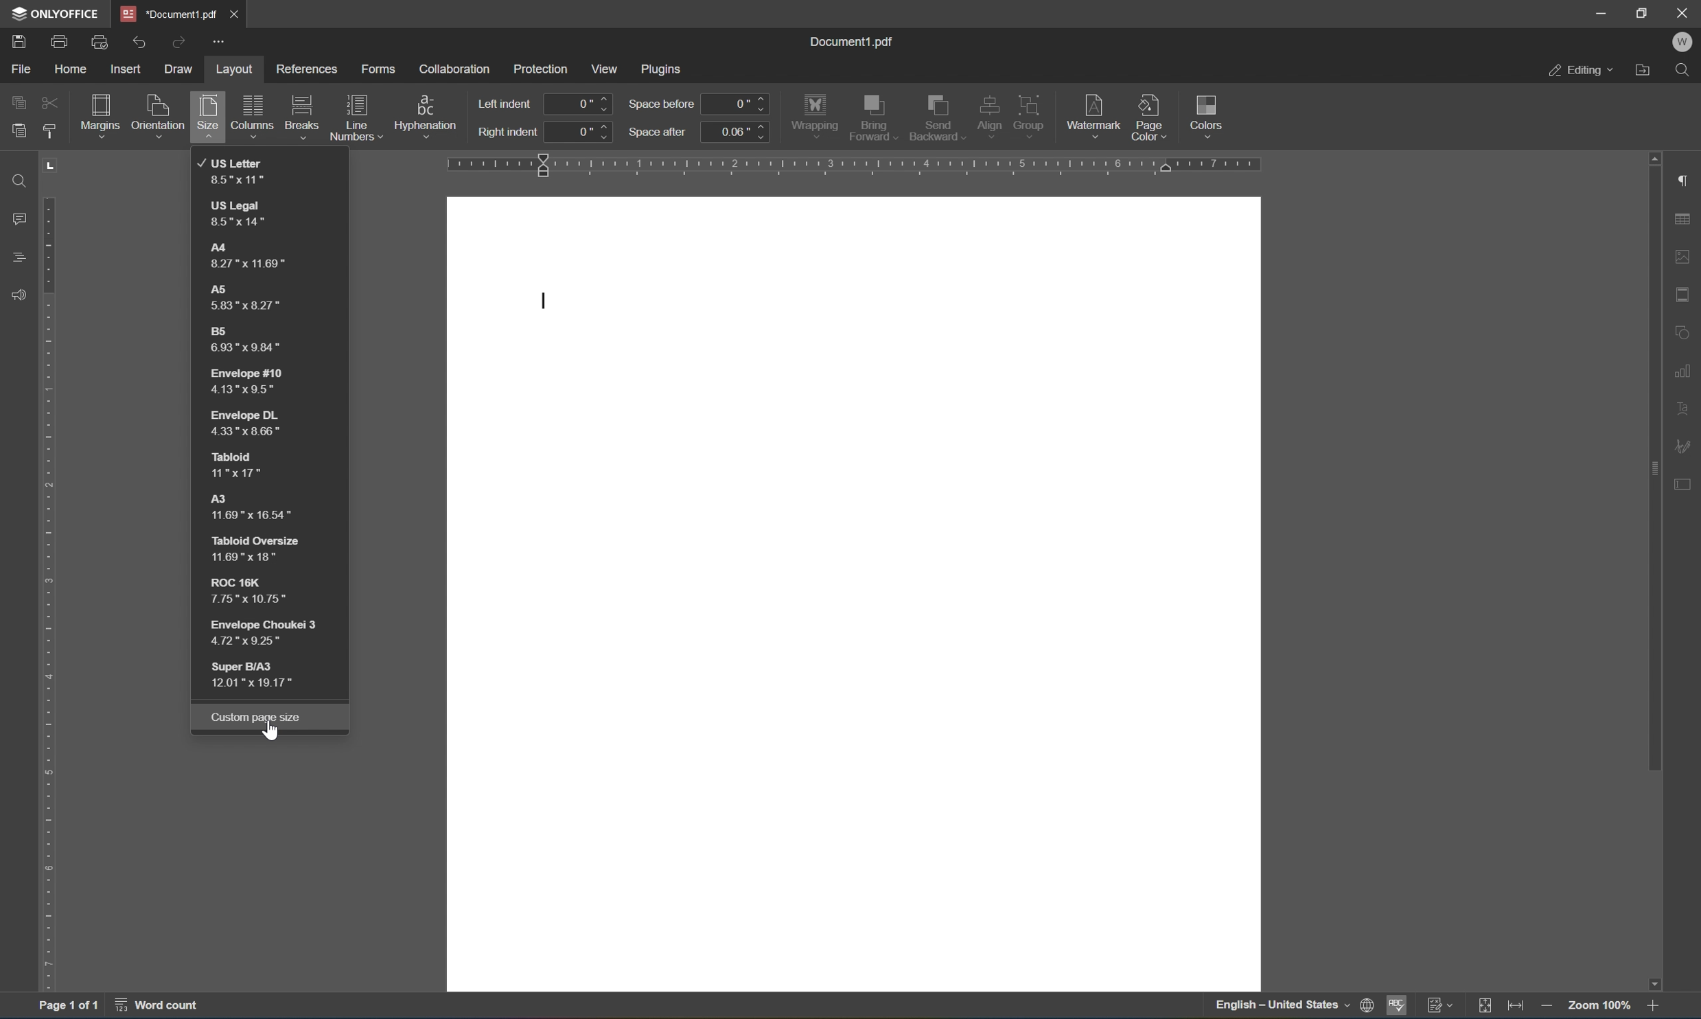  Describe the element at coordinates (269, 735) in the screenshot. I see `cursor` at that location.